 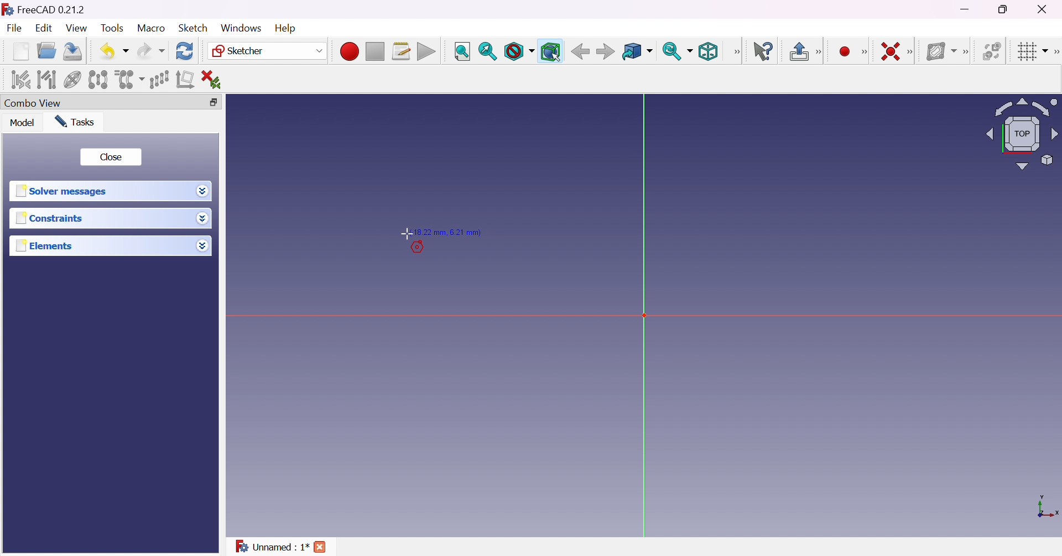 What do you see at coordinates (46, 245) in the screenshot?
I see `Elements` at bounding box center [46, 245].